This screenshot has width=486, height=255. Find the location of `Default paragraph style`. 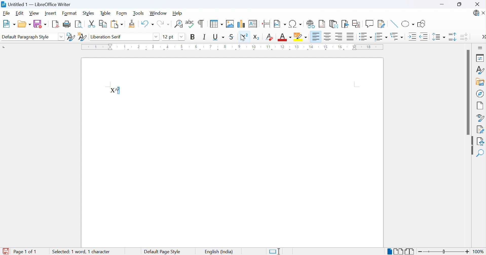

Default paragraph style is located at coordinates (26, 37).